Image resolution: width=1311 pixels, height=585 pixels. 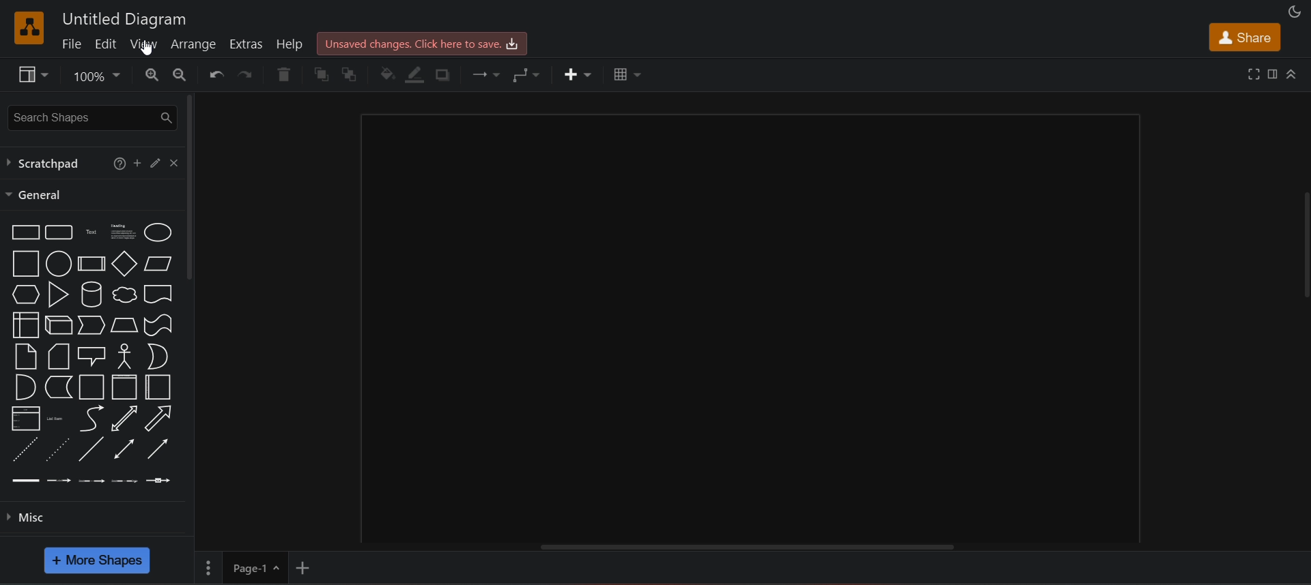 What do you see at coordinates (96, 75) in the screenshot?
I see `zoom` at bounding box center [96, 75].